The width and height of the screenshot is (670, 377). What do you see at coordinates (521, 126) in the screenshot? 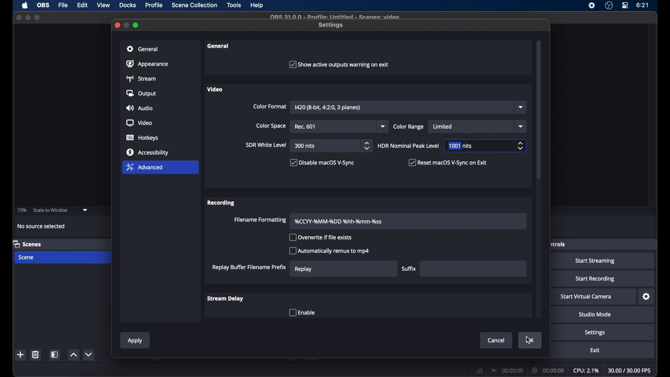
I see `dropdown` at bounding box center [521, 126].